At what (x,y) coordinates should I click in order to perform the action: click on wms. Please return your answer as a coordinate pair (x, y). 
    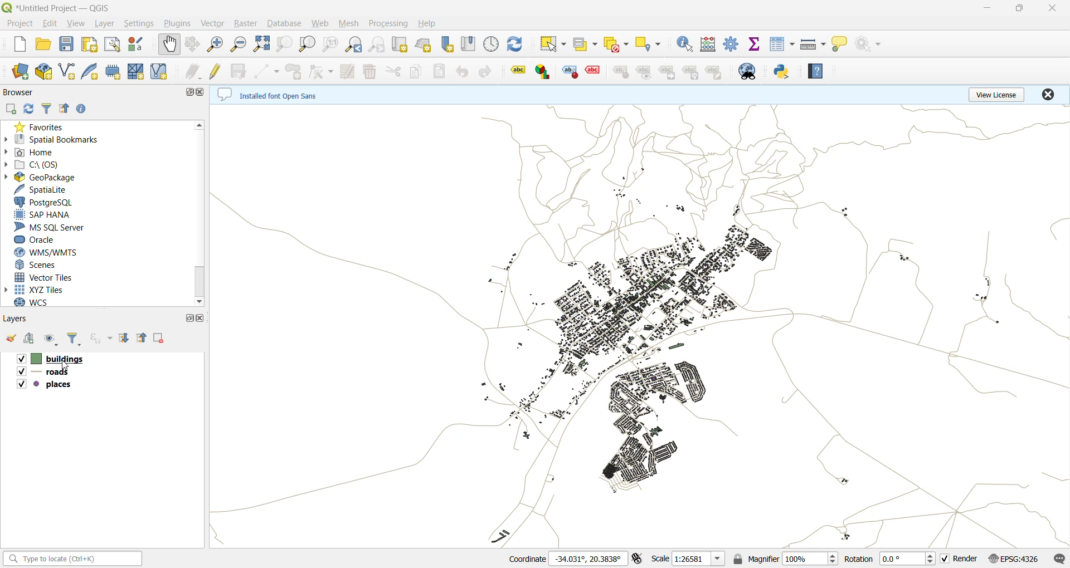
    Looking at the image, I should click on (46, 253).